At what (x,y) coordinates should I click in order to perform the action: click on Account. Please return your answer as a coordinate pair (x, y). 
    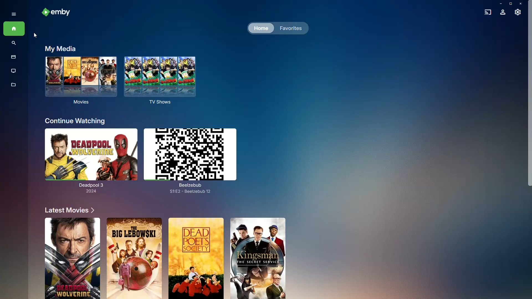
    Looking at the image, I should click on (503, 13).